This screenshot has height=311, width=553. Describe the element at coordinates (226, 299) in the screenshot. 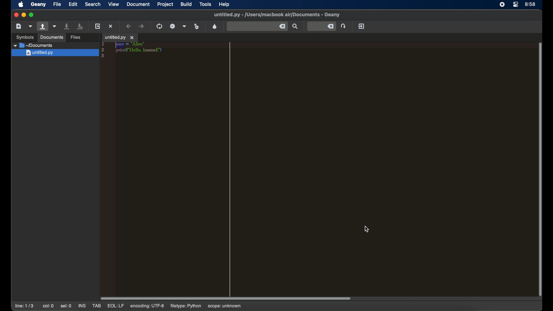

I see `scroll box` at that location.